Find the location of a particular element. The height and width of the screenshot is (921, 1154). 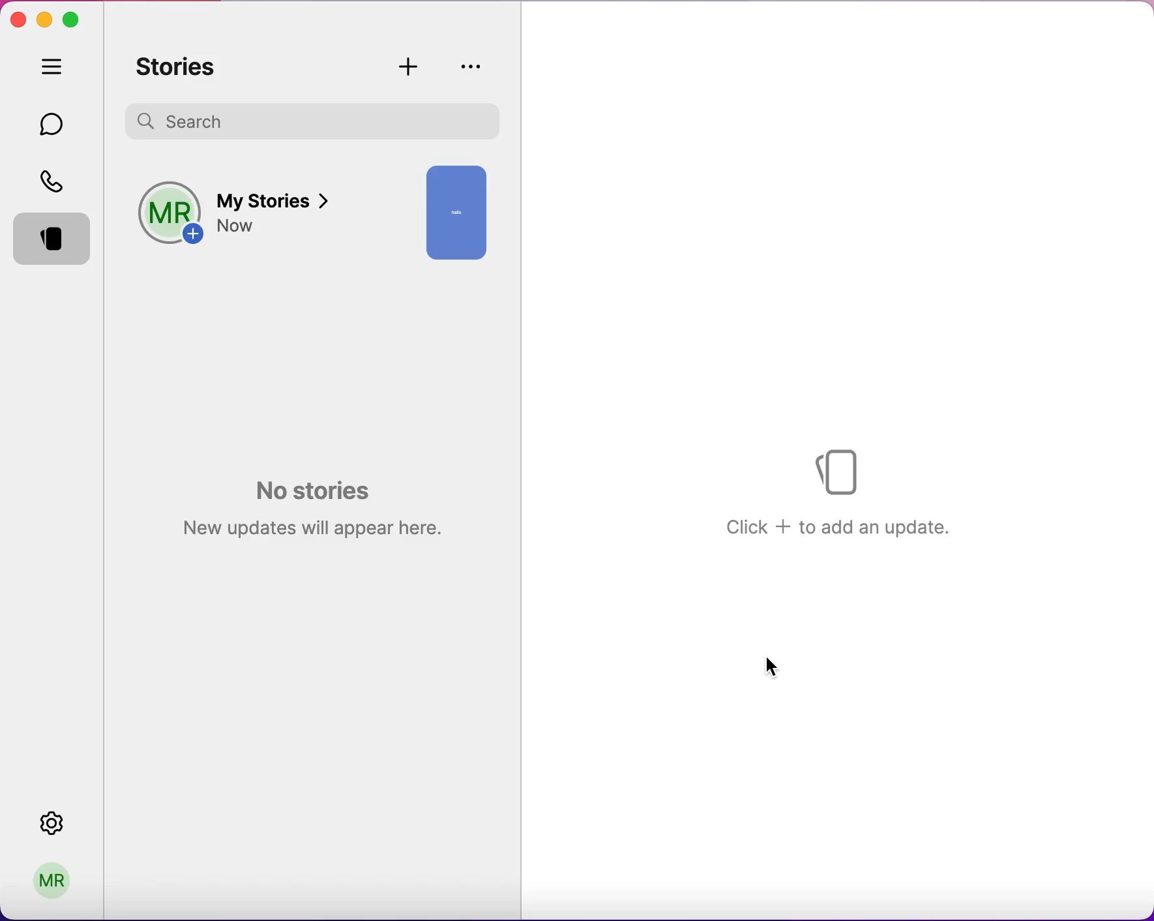

user is located at coordinates (57, 878).